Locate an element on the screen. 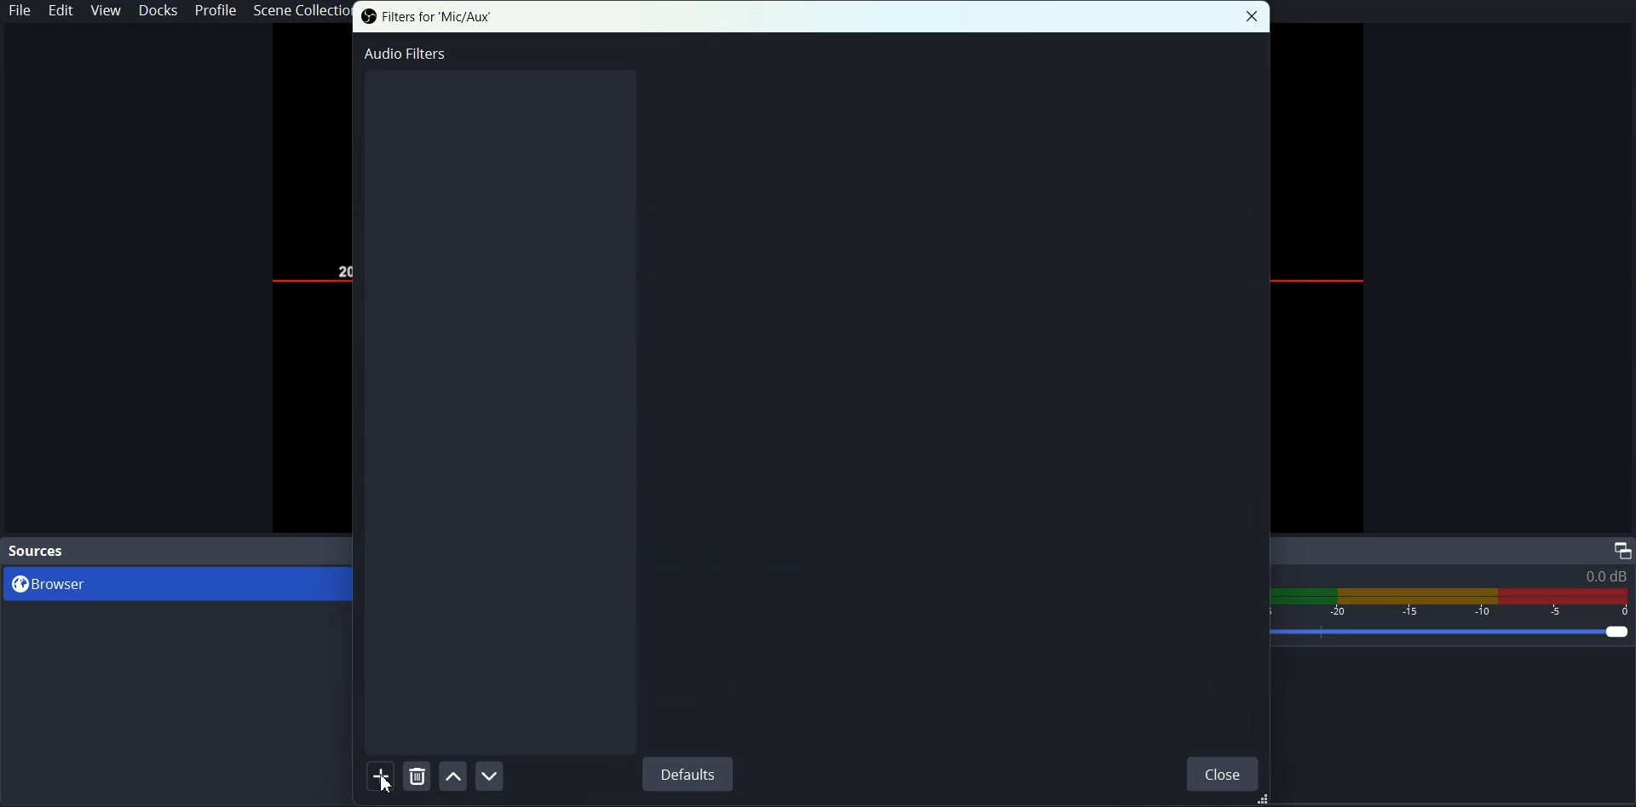  Add Filter is located at coordinates (381, 776).